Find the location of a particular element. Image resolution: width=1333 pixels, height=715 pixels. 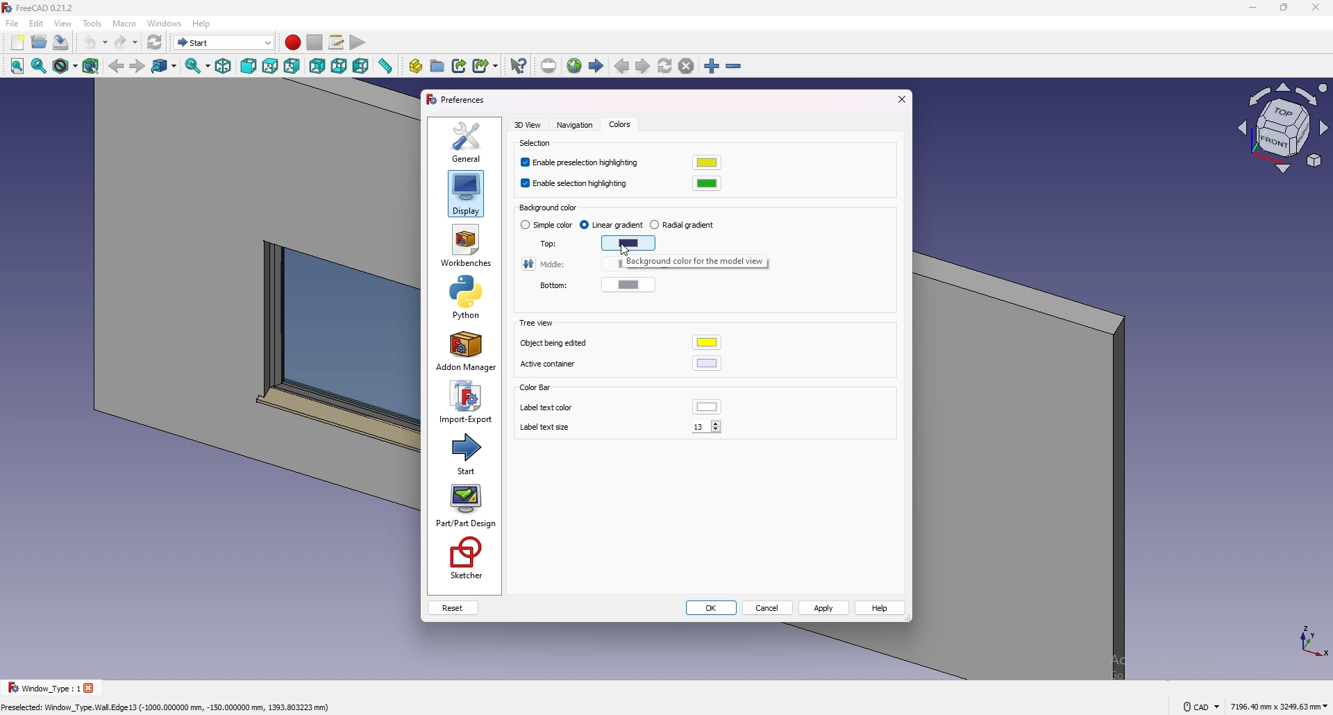

navigation is located at coordinates (573, 126).